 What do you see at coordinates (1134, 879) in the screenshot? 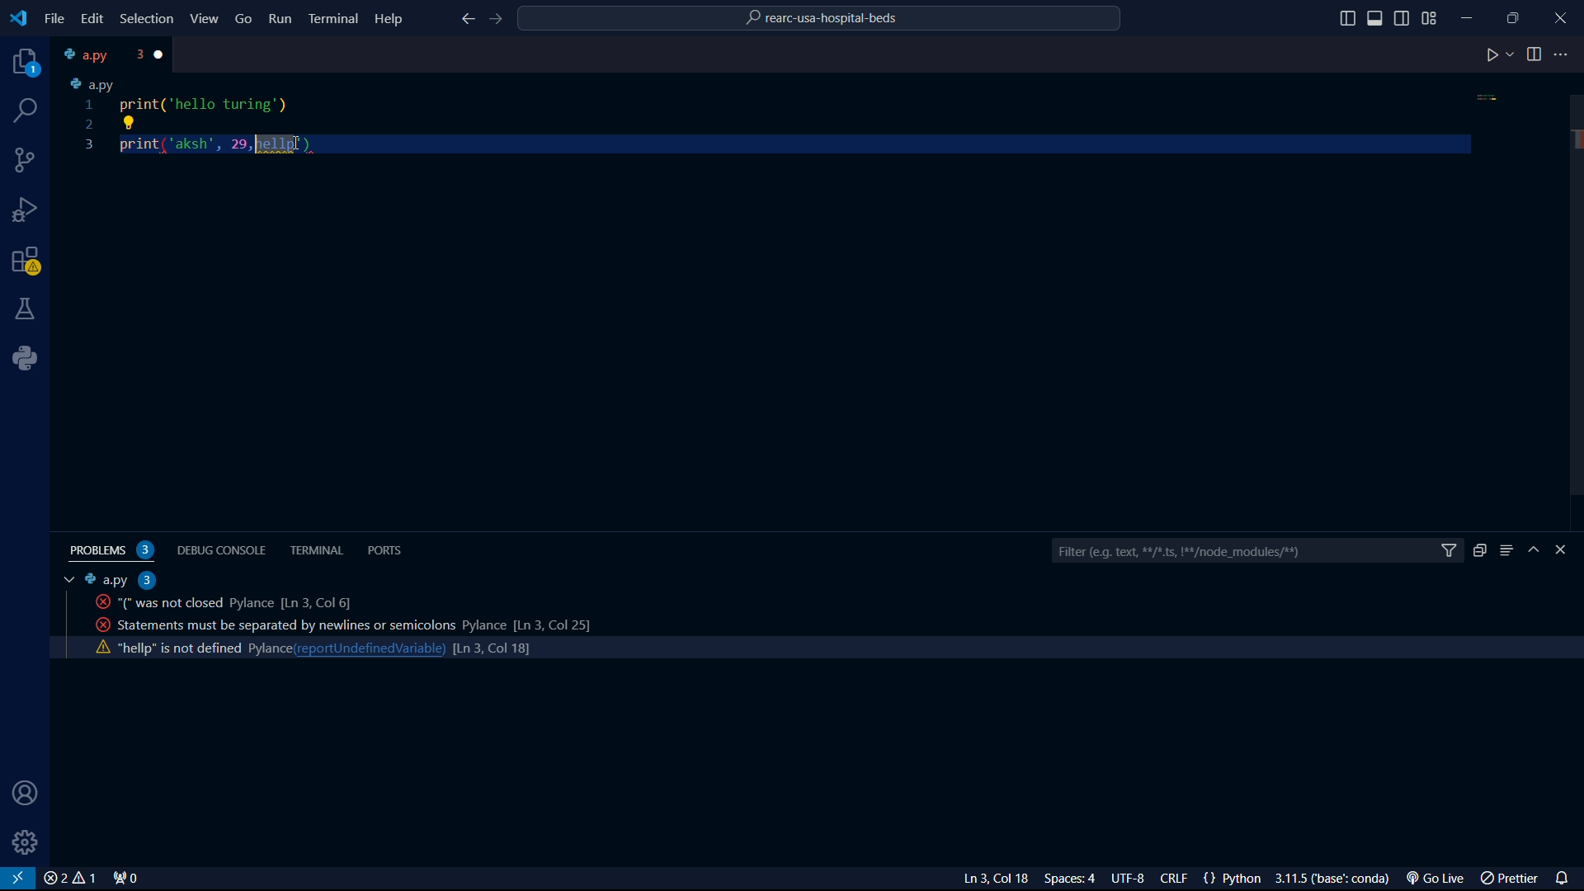
I see `UTF-8` at bounding box center [1134, 879].